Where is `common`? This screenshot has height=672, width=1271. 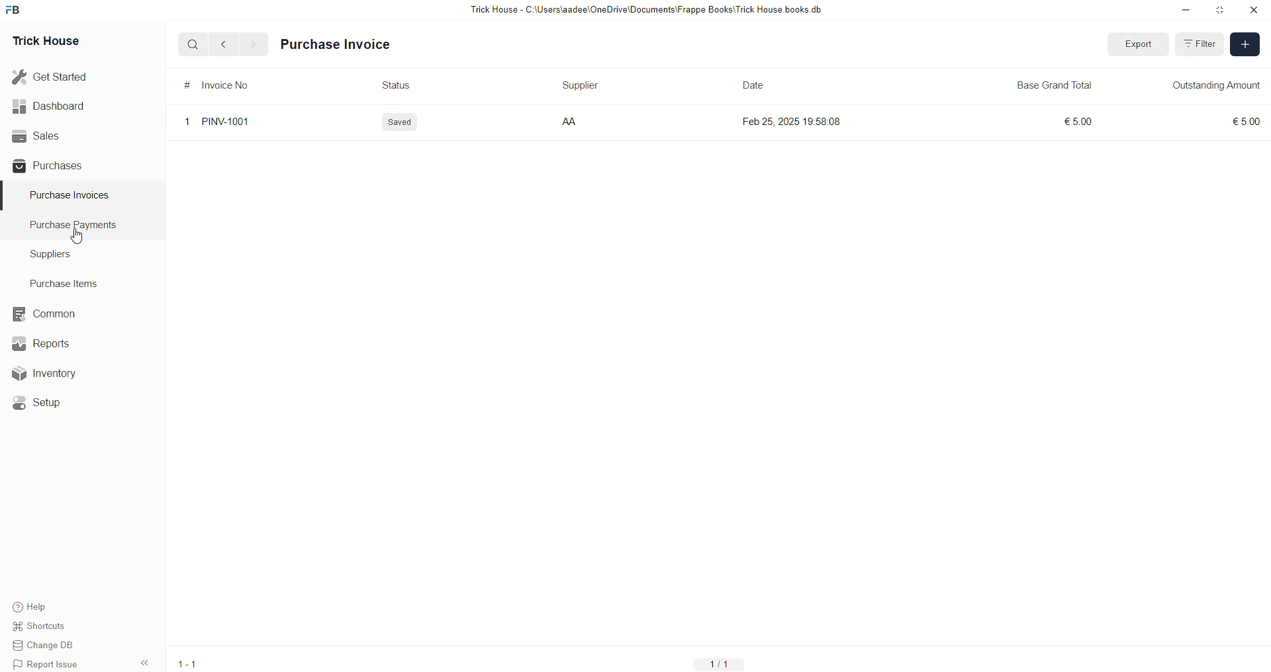 common is located at coordinates (46, 314).